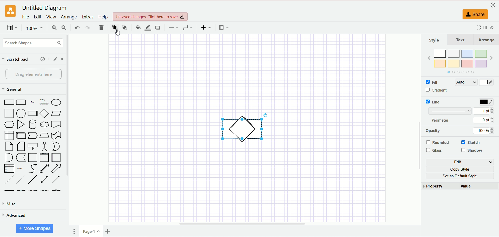  Describe the element at coordinates (33, 146) in the screenshot. I see `Callout` at that location.